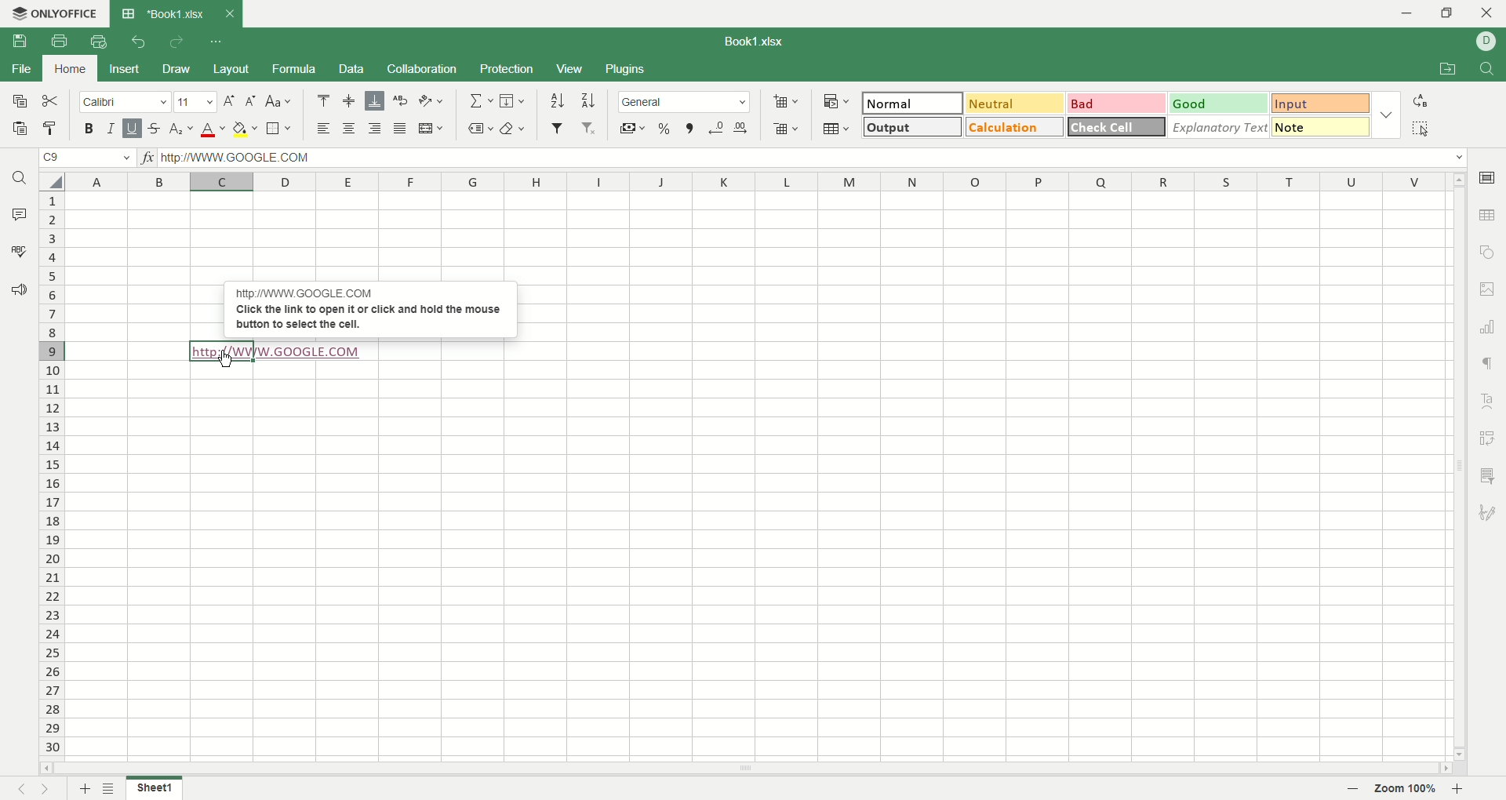 The height and width of the screenshot is (800, 1506). Describe the element at coordinates (911, 127) in the screenshot. I see `output` at that location.